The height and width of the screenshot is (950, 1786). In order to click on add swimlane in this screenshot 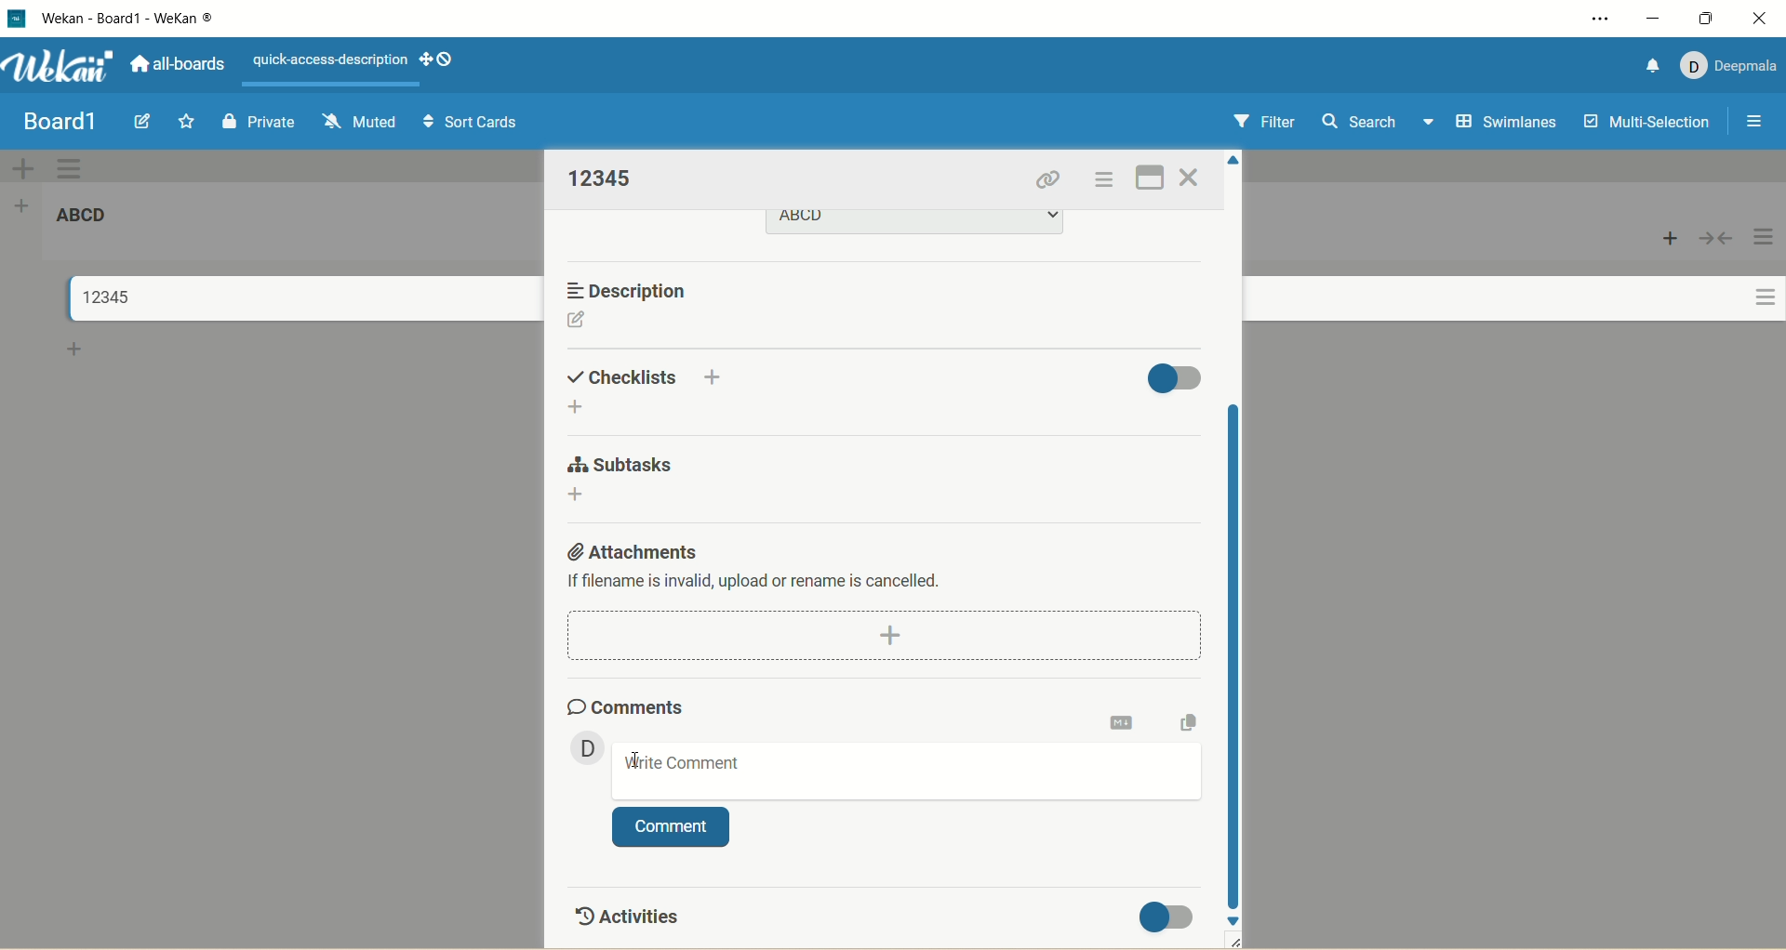, I will do `click(20, 167)`.